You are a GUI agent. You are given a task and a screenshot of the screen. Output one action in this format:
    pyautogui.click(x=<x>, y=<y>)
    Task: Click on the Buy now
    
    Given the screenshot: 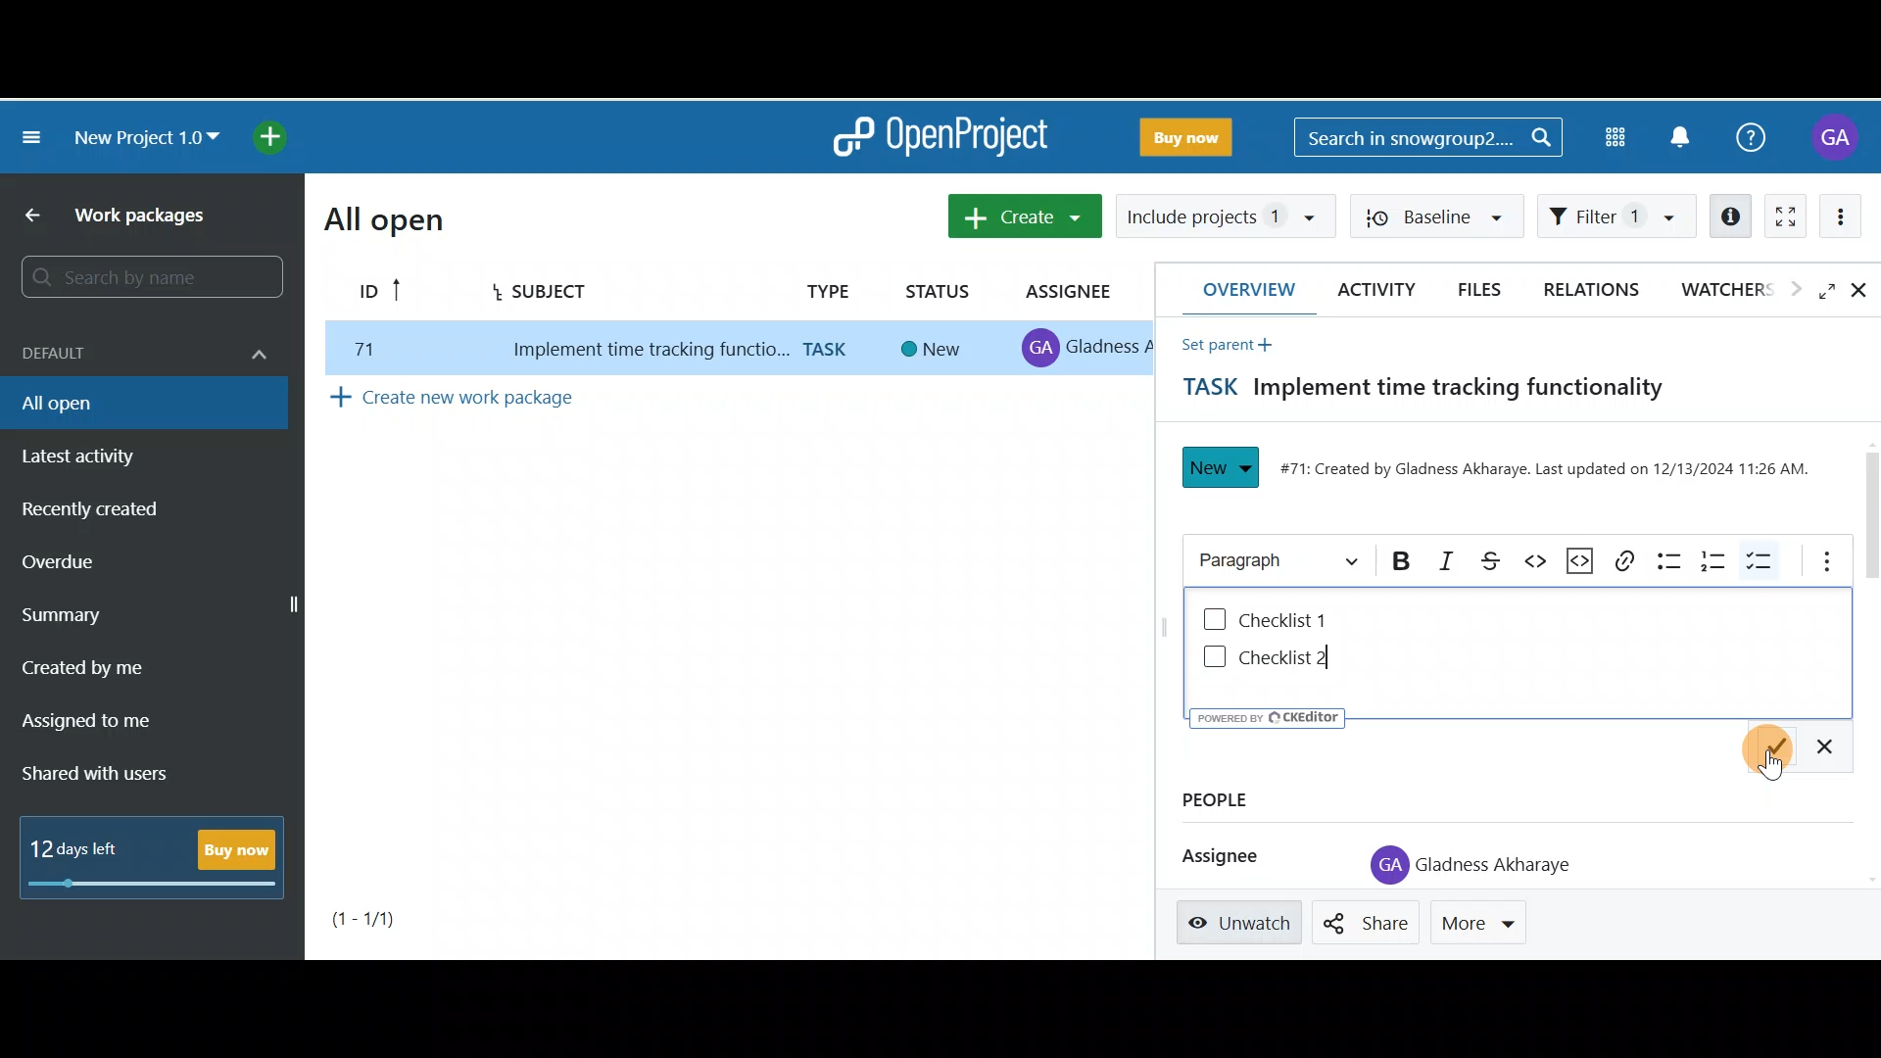 What is the action you would take?
    pyautogui.click(x=239, y=849)
    